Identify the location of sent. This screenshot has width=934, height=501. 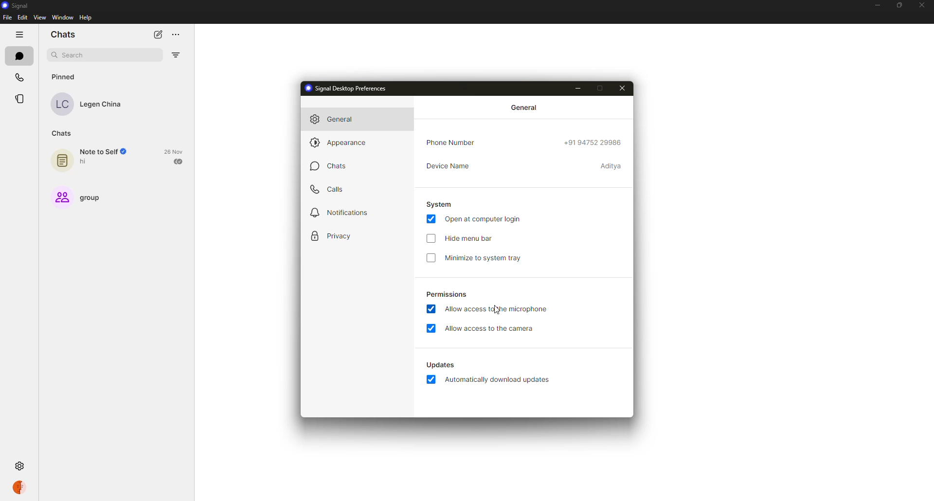
(179, 161).